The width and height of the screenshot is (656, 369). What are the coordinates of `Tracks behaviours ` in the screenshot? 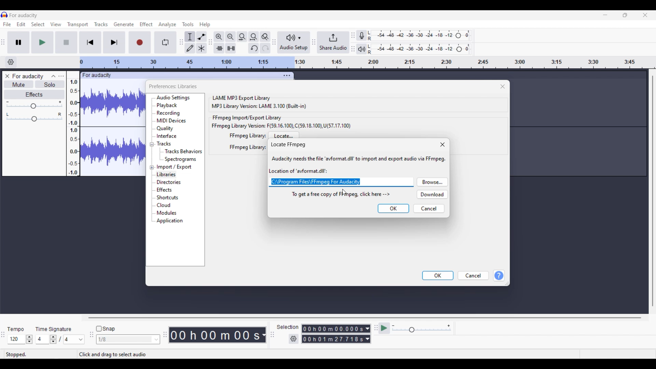 It's located at (183, 152).